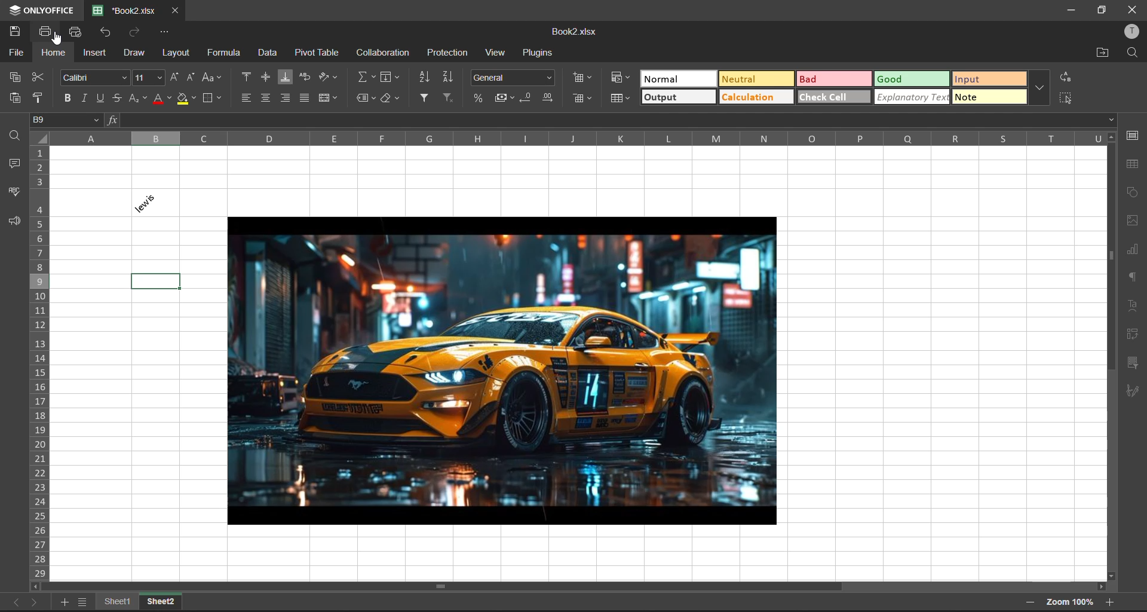  Describe the element at coordinates (14, 77) in the screenshot. I see `copy` at that location.